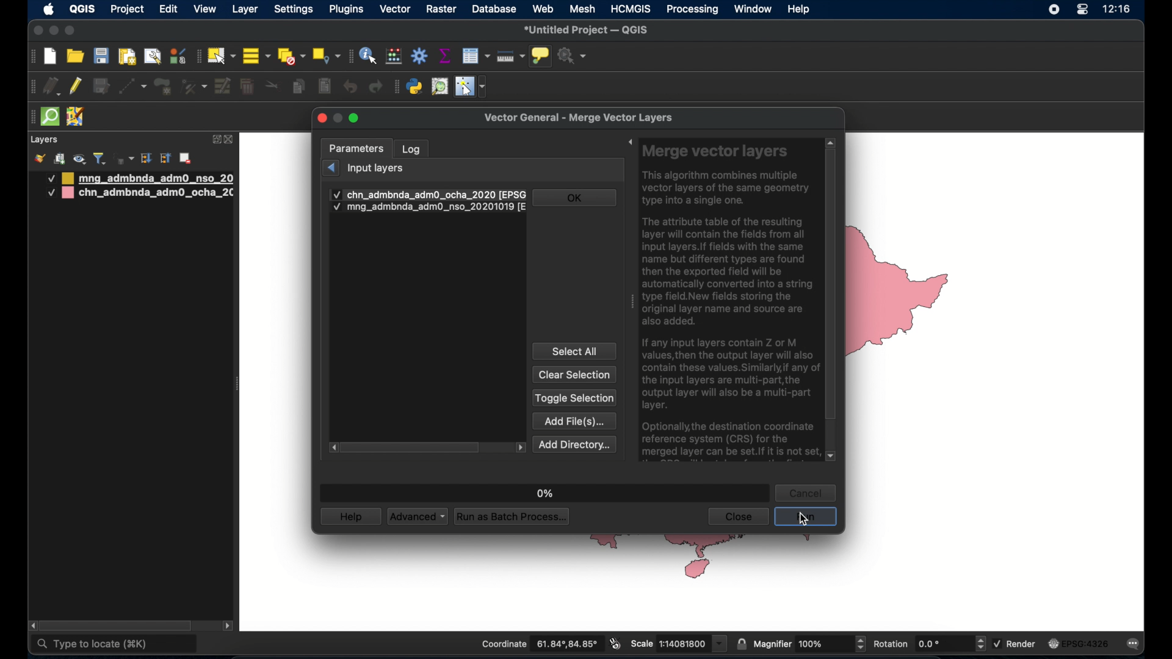 The height and width of the screenshot is (659, 1172). Describe the element at coordinates (205, 10) in the screenshot. I see `view` at that location.